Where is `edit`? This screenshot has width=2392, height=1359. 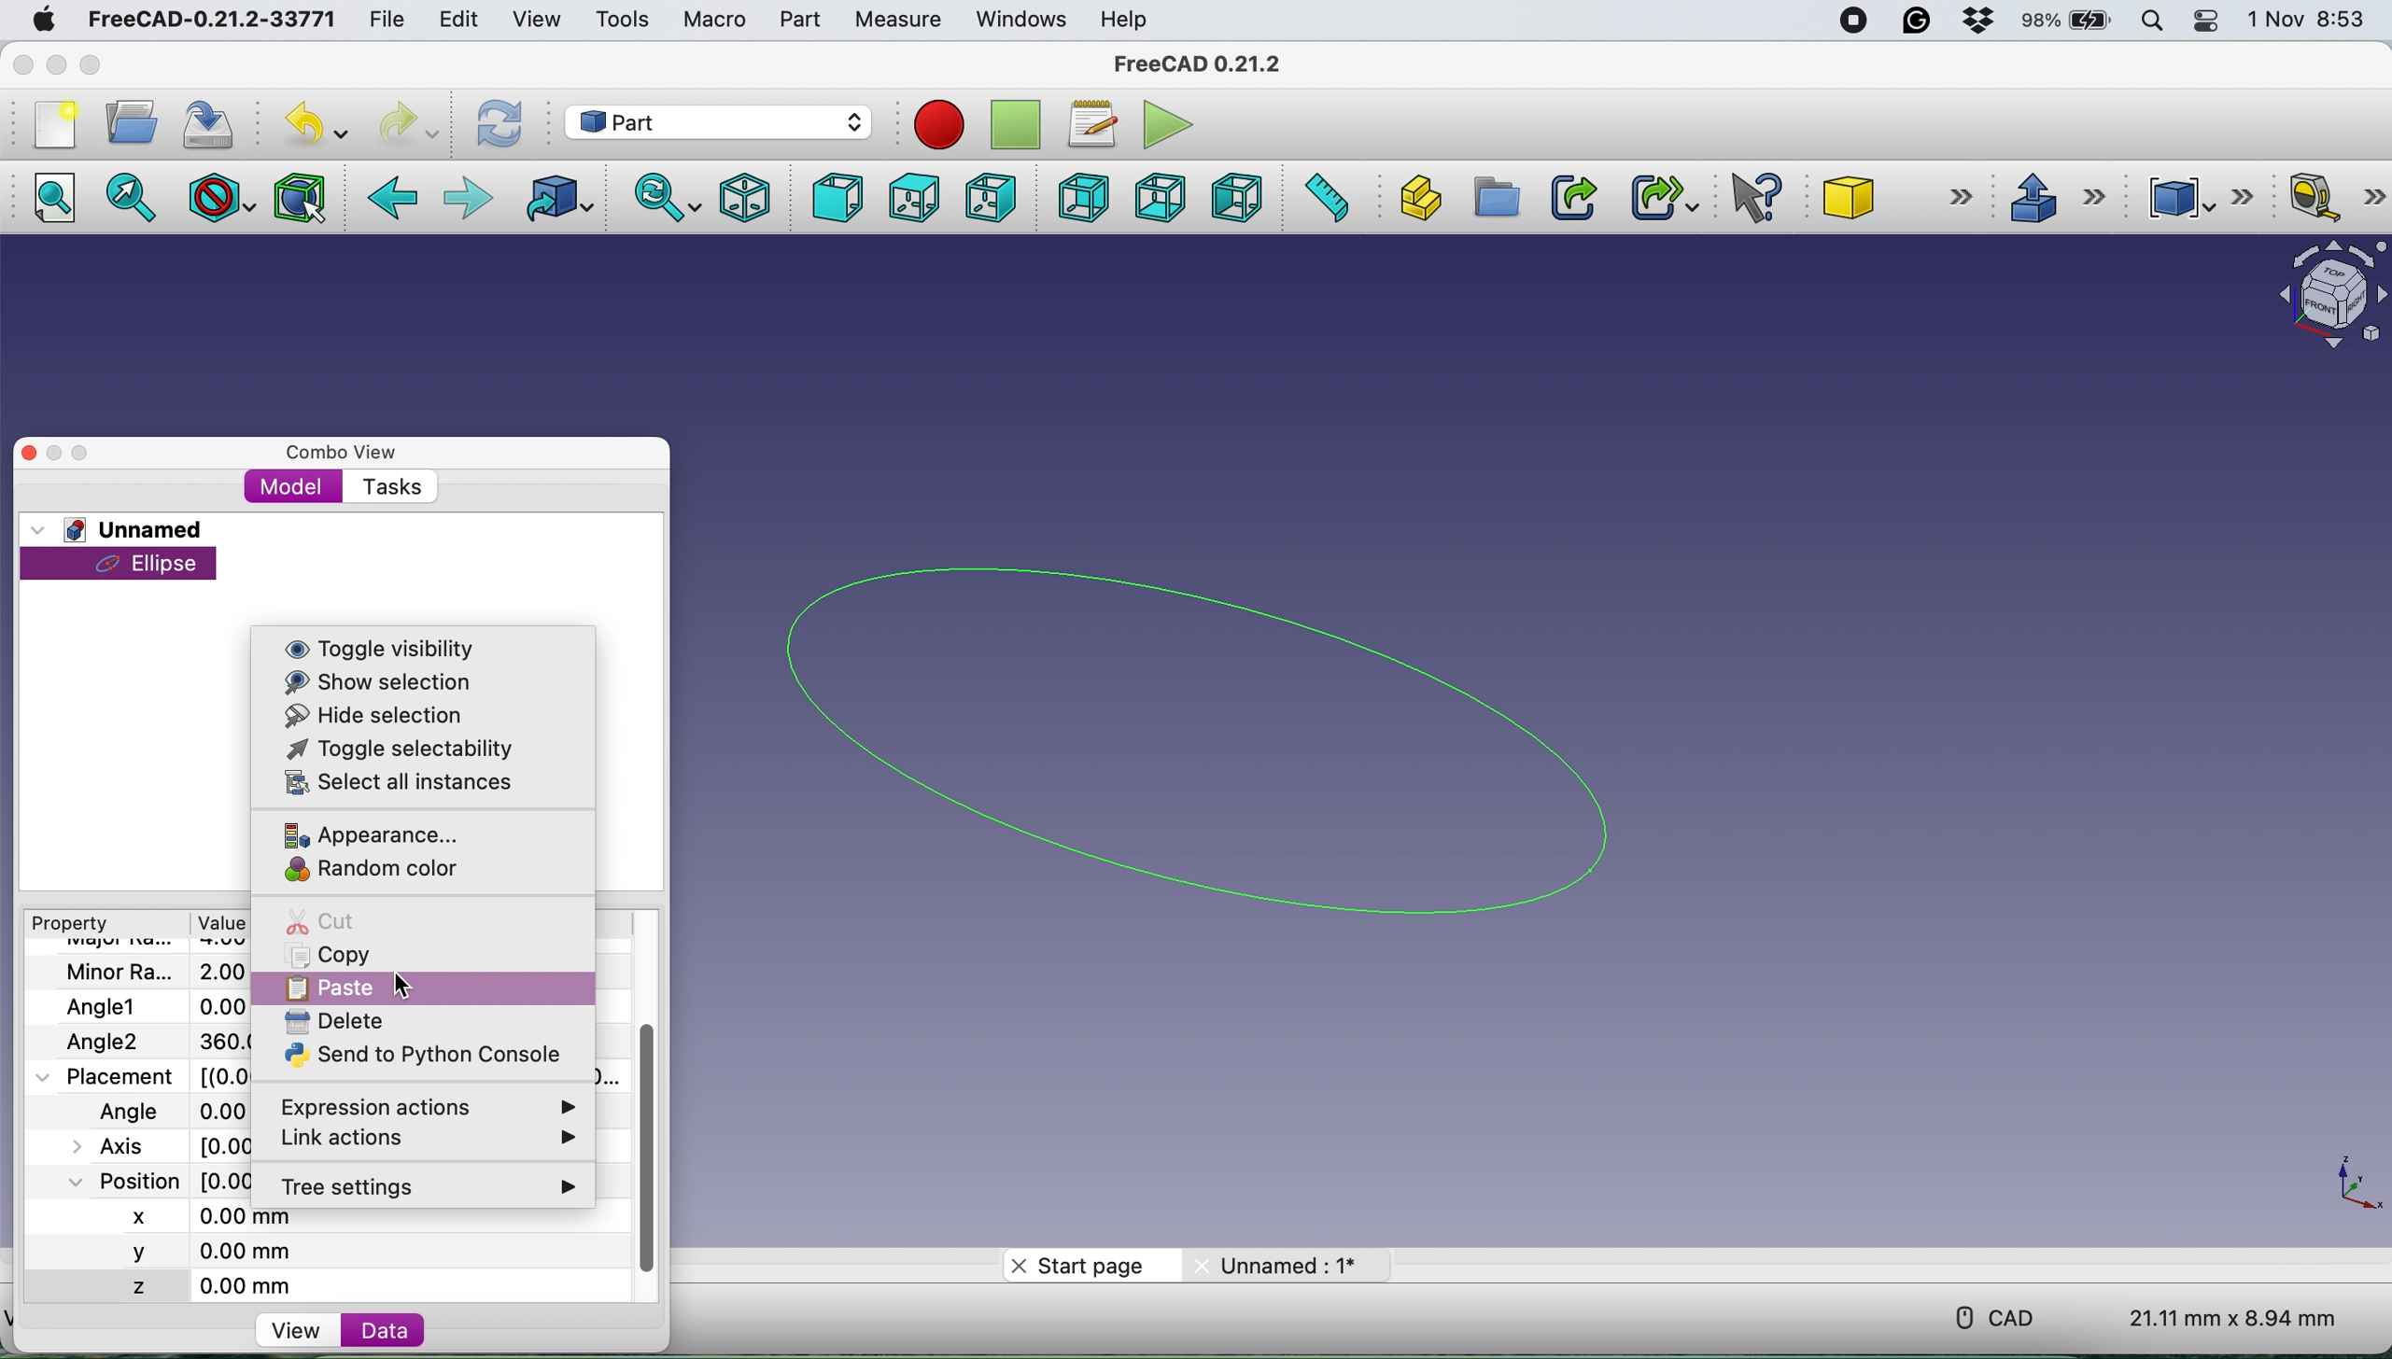
edit is located at coordinates (458, 22).